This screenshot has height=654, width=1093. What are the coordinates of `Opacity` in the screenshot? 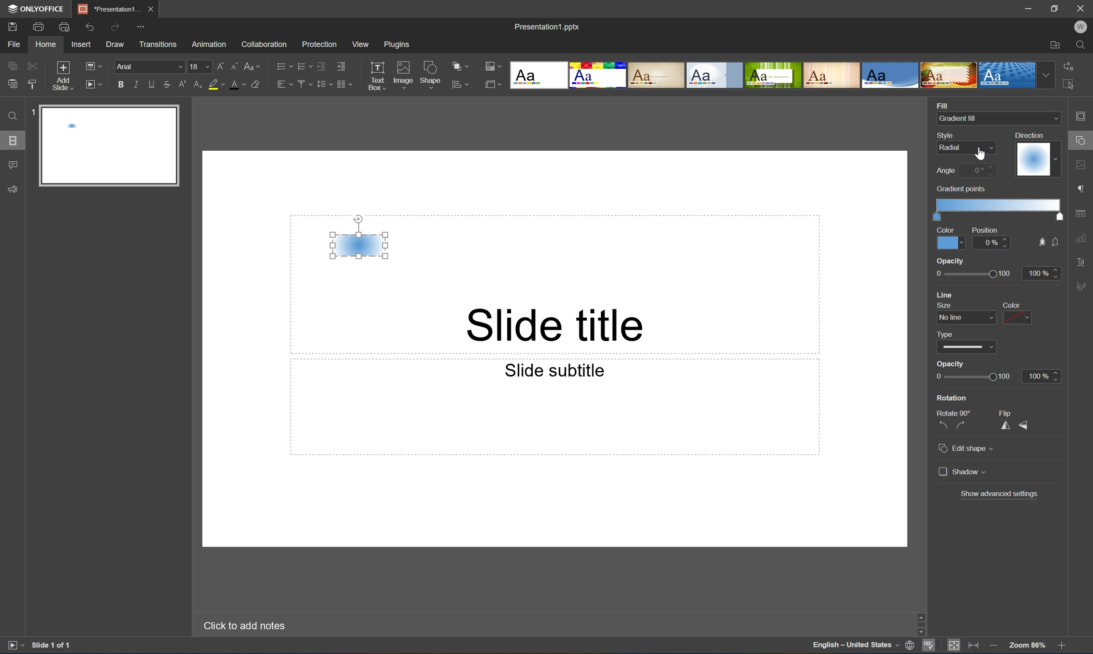 It's located at (951, 364).